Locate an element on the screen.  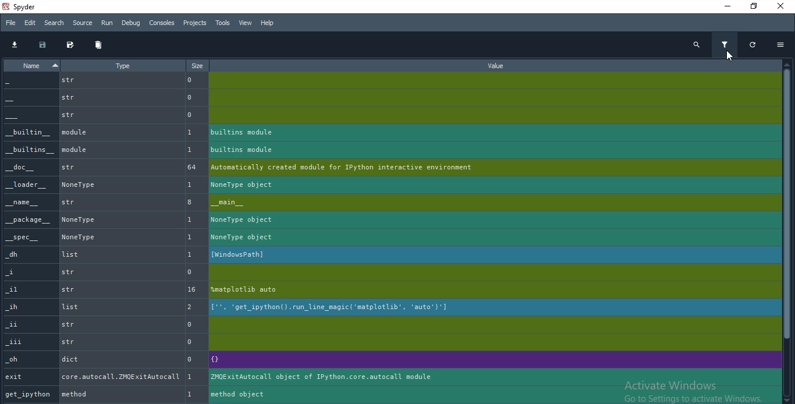
scroll bar is located at coordinates (786, 231).